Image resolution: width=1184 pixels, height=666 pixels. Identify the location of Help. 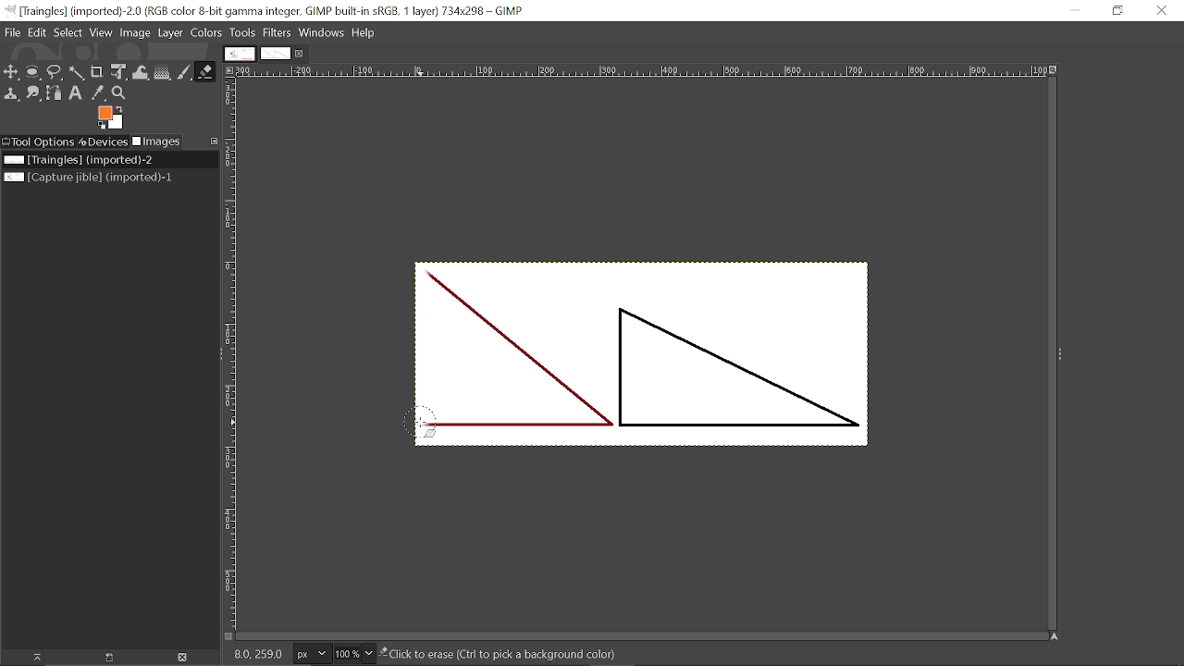
(364, 32).